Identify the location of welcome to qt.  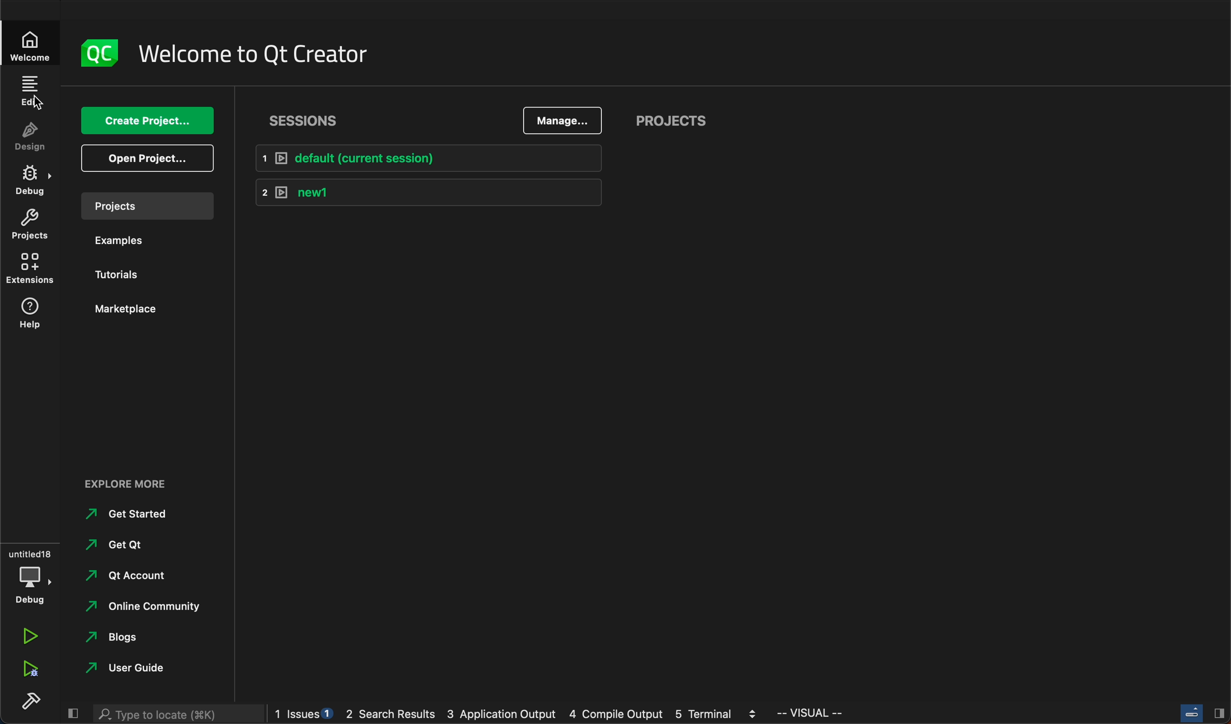
(254, 52).